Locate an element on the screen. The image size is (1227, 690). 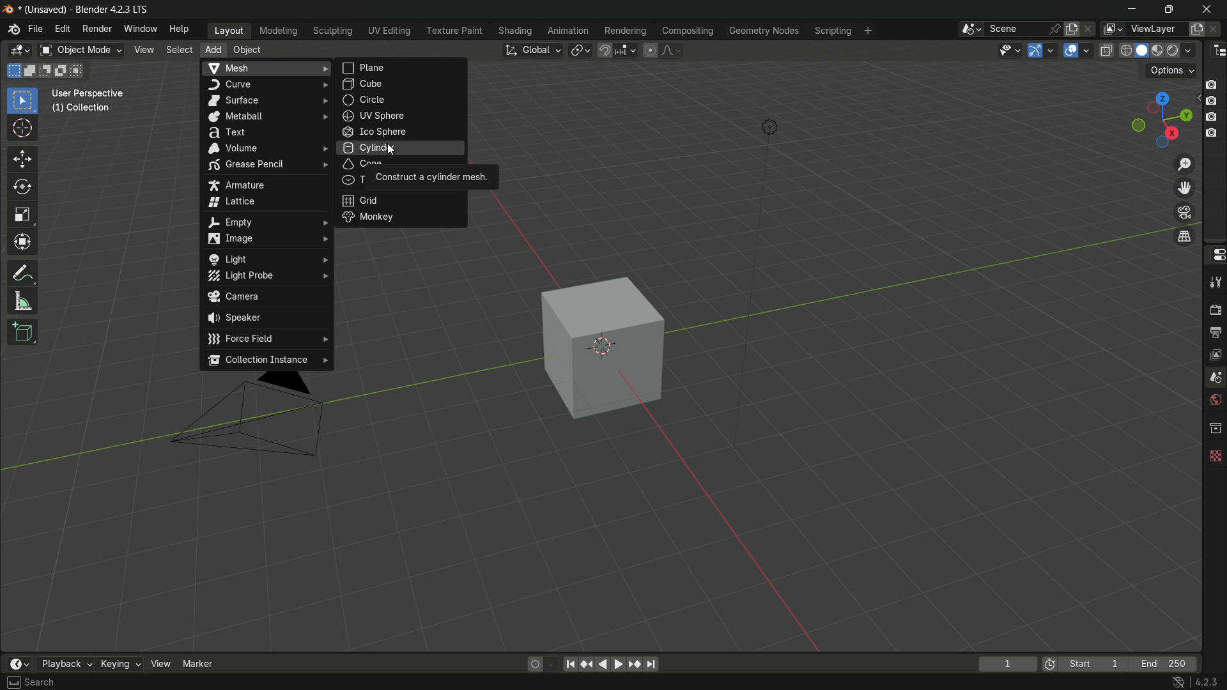
layout menu is located at coordinates (230, 31).